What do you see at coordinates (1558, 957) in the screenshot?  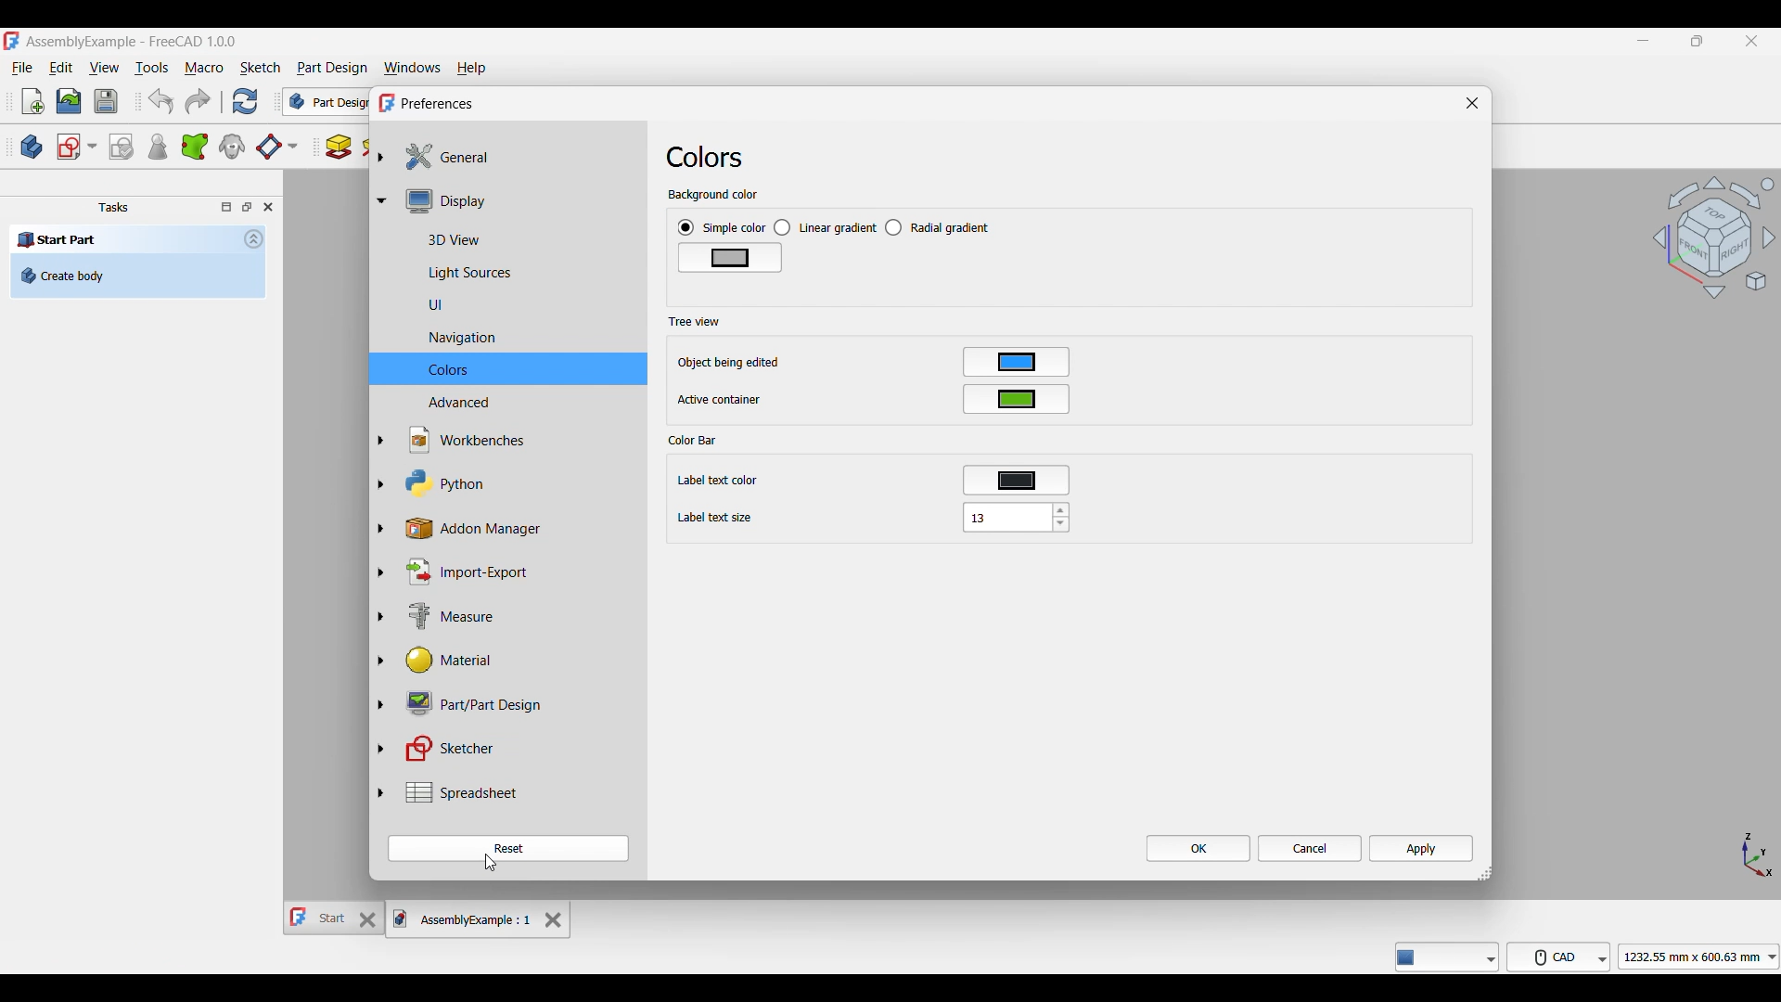 I see `CAD navigation style options` at bounding box center [1558, 957].